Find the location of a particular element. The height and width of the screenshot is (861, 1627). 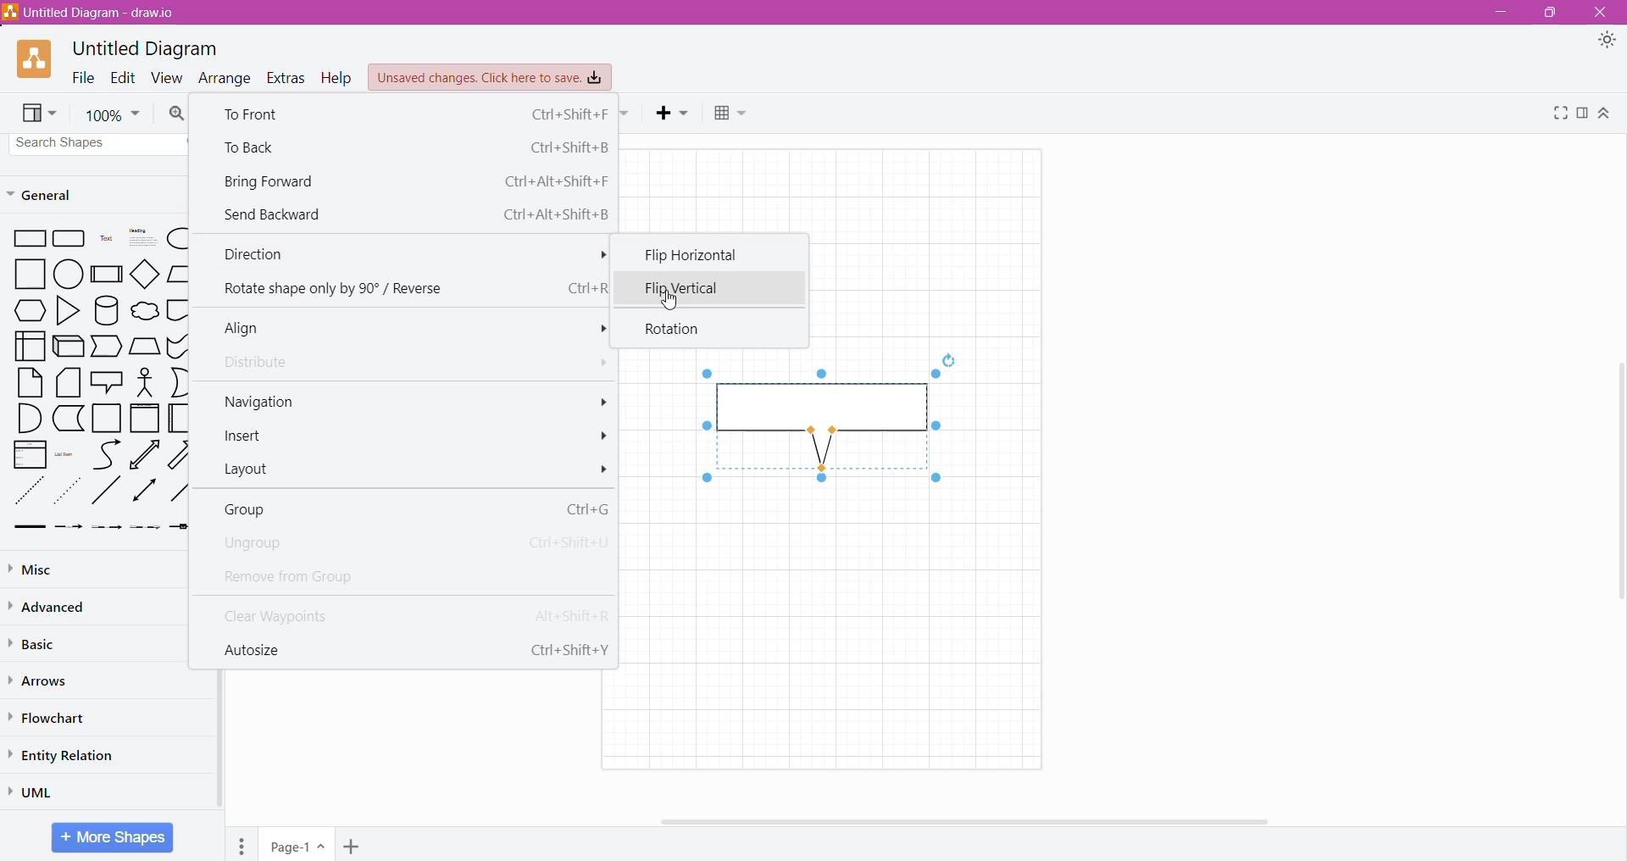

Quarter Circle  is located at coordinates (28, 418).